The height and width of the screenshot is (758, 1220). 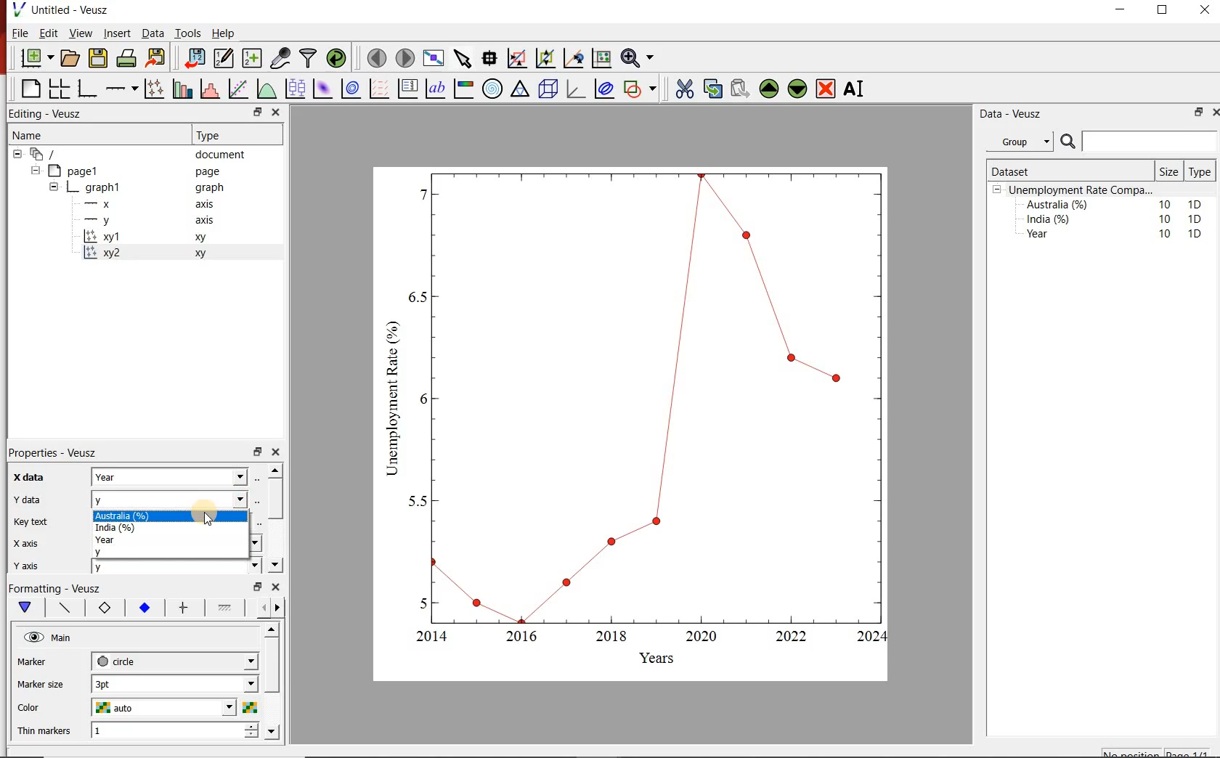 I want to click on collpase, so click(x=997, y=190).